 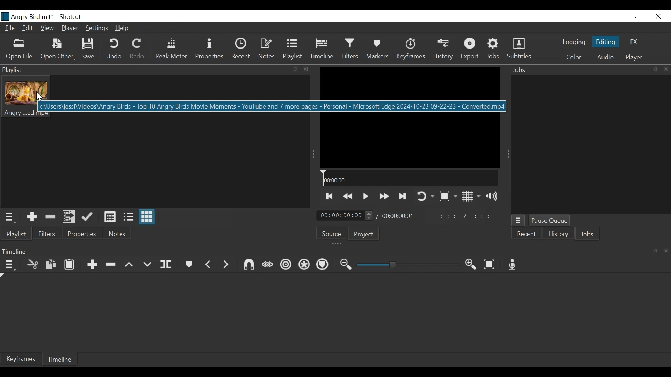 I want to click on Jobs, so click(x=588, y=235).